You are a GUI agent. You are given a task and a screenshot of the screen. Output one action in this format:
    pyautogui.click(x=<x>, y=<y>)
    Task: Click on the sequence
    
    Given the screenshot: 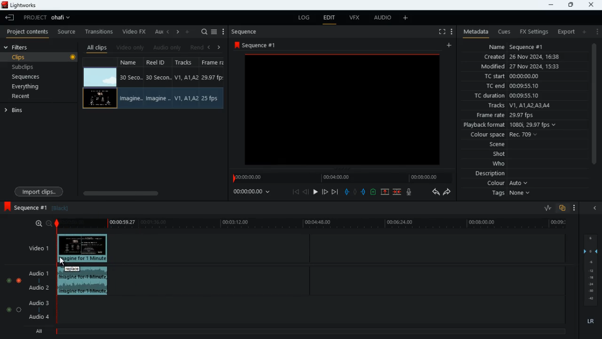 What is the action you would take?
    pyautogui.click(x=258, y=45)
    